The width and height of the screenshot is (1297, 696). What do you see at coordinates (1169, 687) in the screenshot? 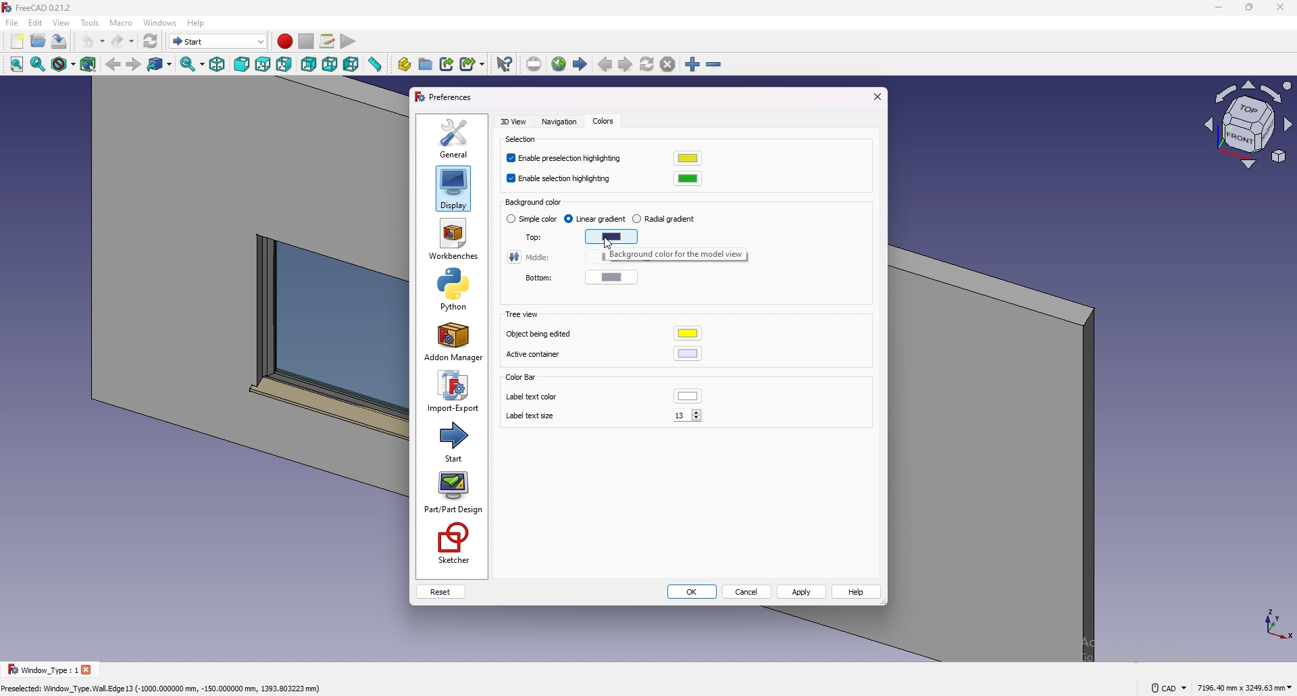
I see `cad` at bounding box center [1169, 687].